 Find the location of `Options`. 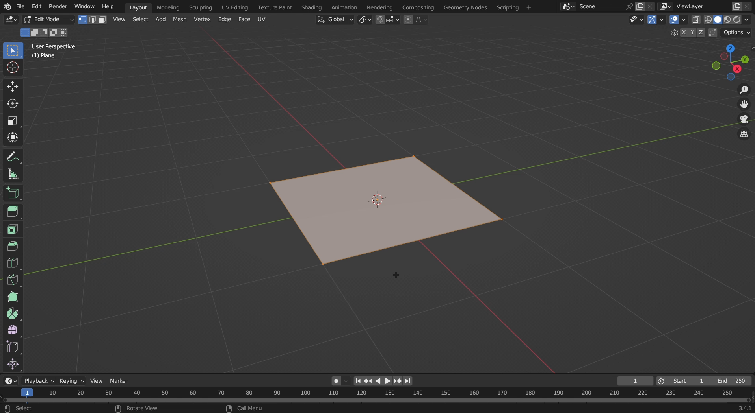

Options is located at coordinates (736, 33).